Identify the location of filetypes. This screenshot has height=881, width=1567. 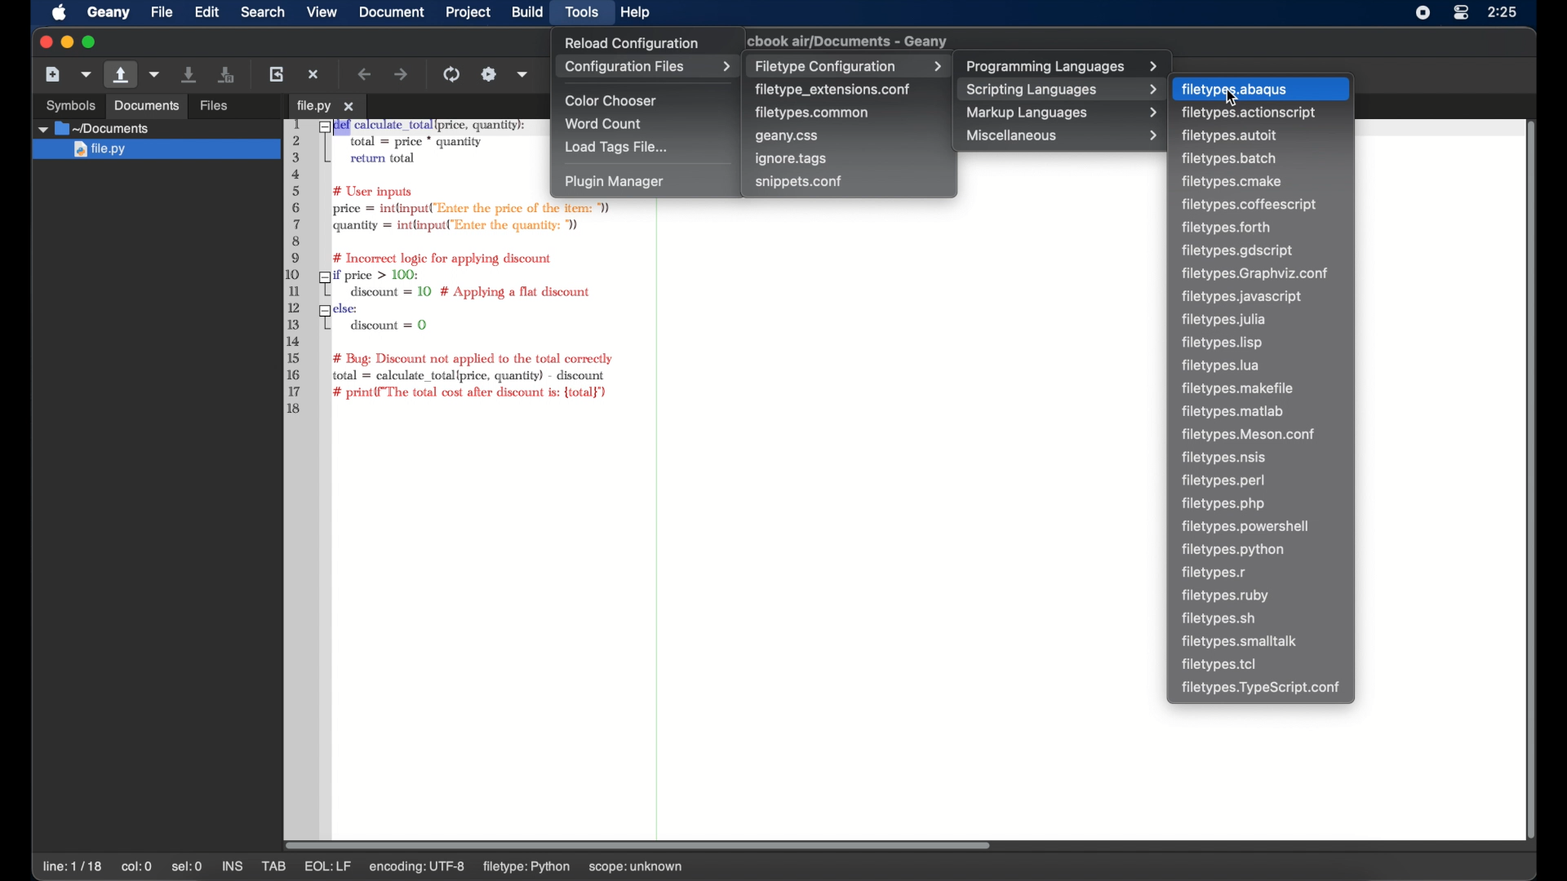
(1233, 551).